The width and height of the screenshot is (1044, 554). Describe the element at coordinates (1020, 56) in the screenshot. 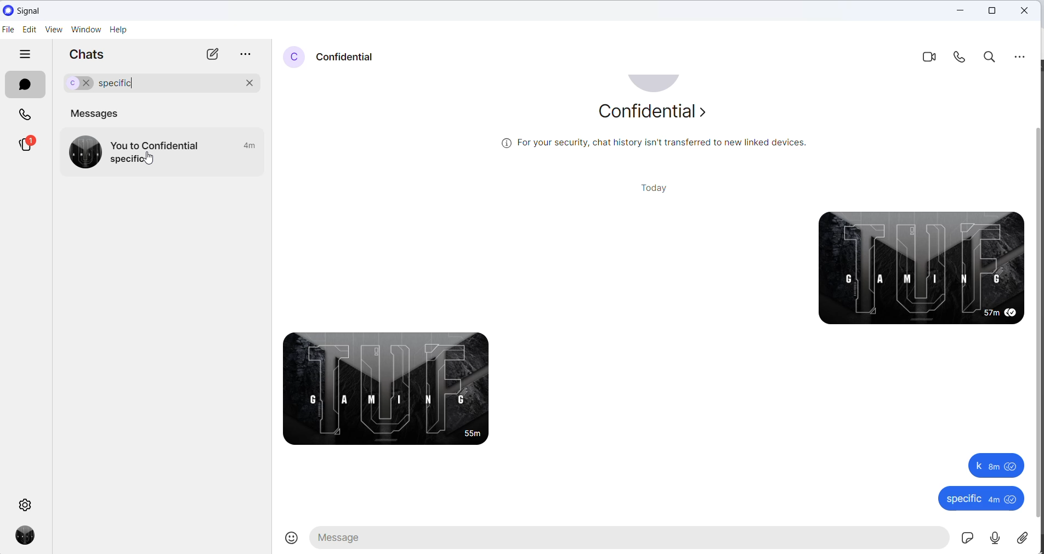

I see `more options` at that location.